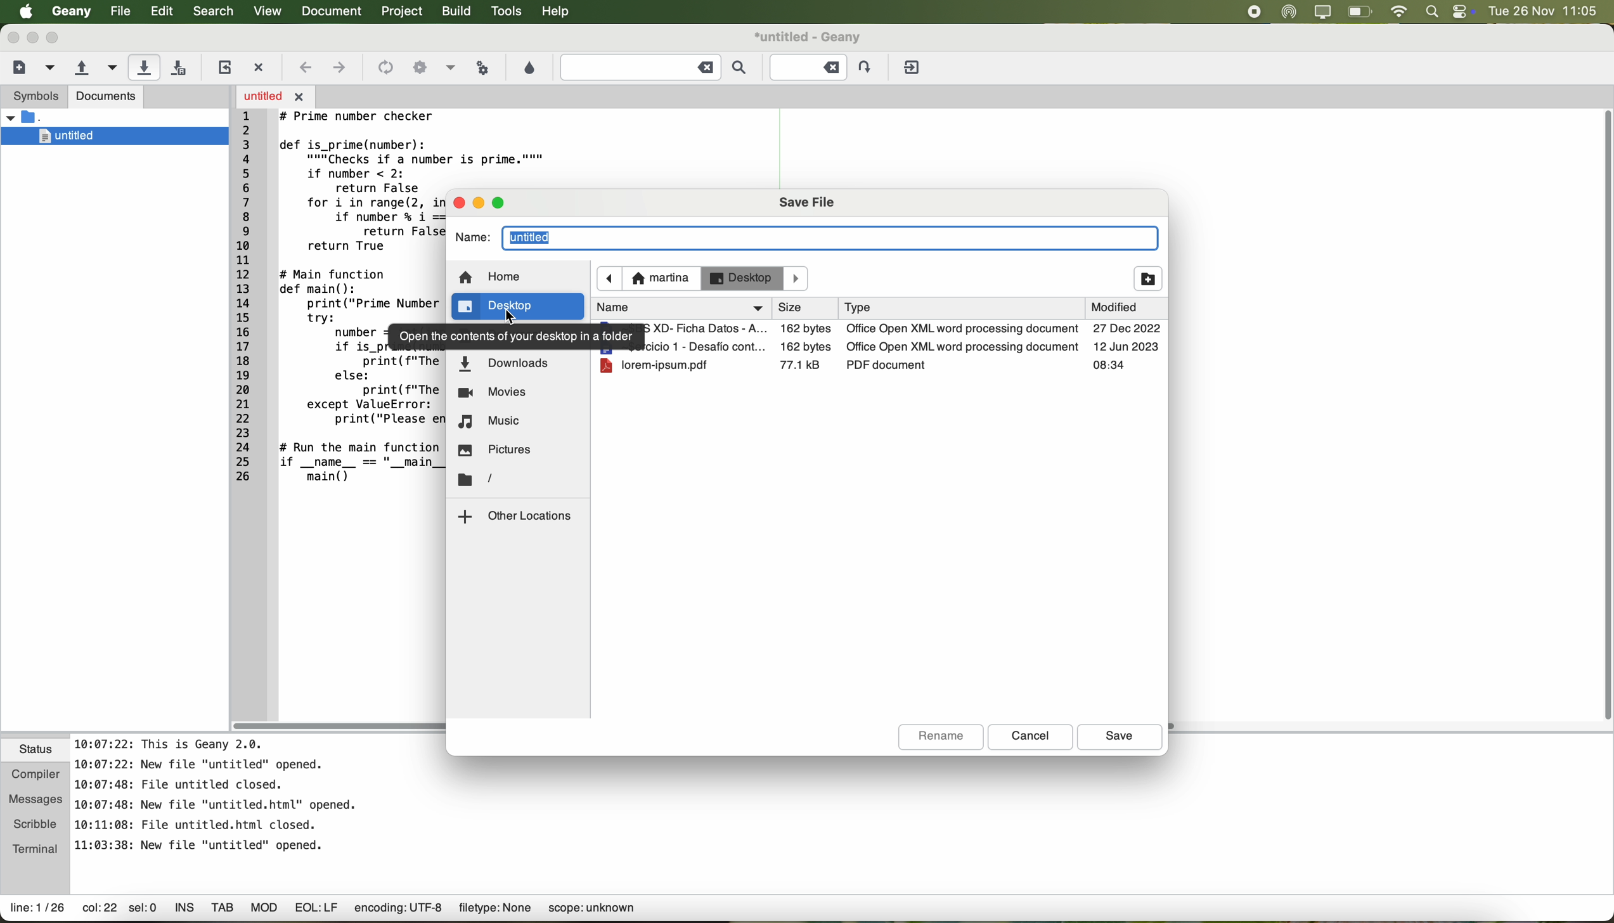 This screenshot has height=923, width=1614. What do you see at coordinates (507, 13) in the screenshot?
I see `tools` at bounding box center [507, 13].